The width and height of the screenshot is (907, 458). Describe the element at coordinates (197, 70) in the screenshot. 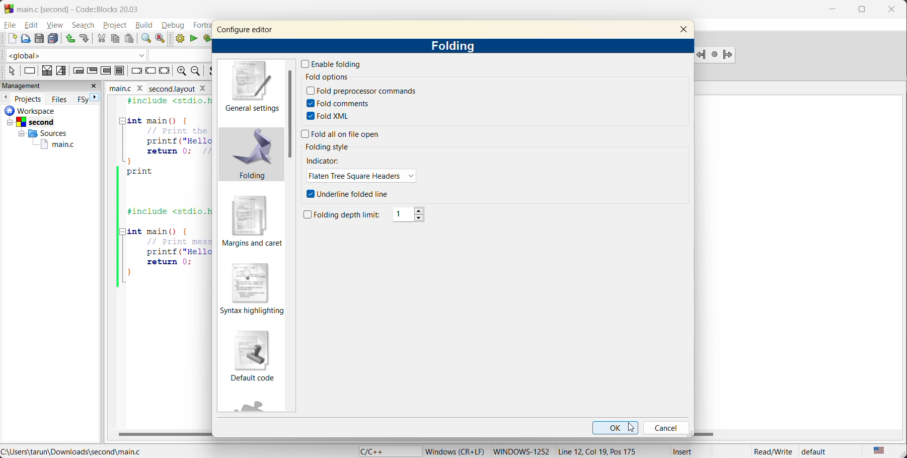

I see `zoom out` at that location.